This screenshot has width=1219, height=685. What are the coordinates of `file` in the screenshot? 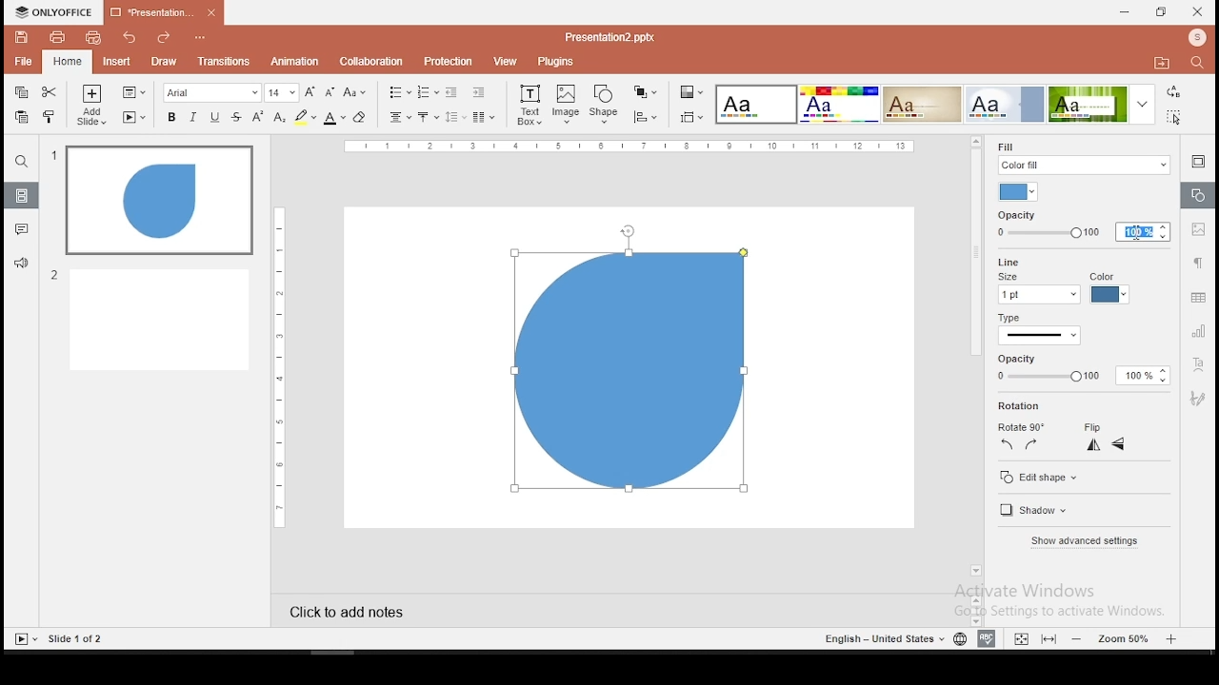 It's located at (23, 61).